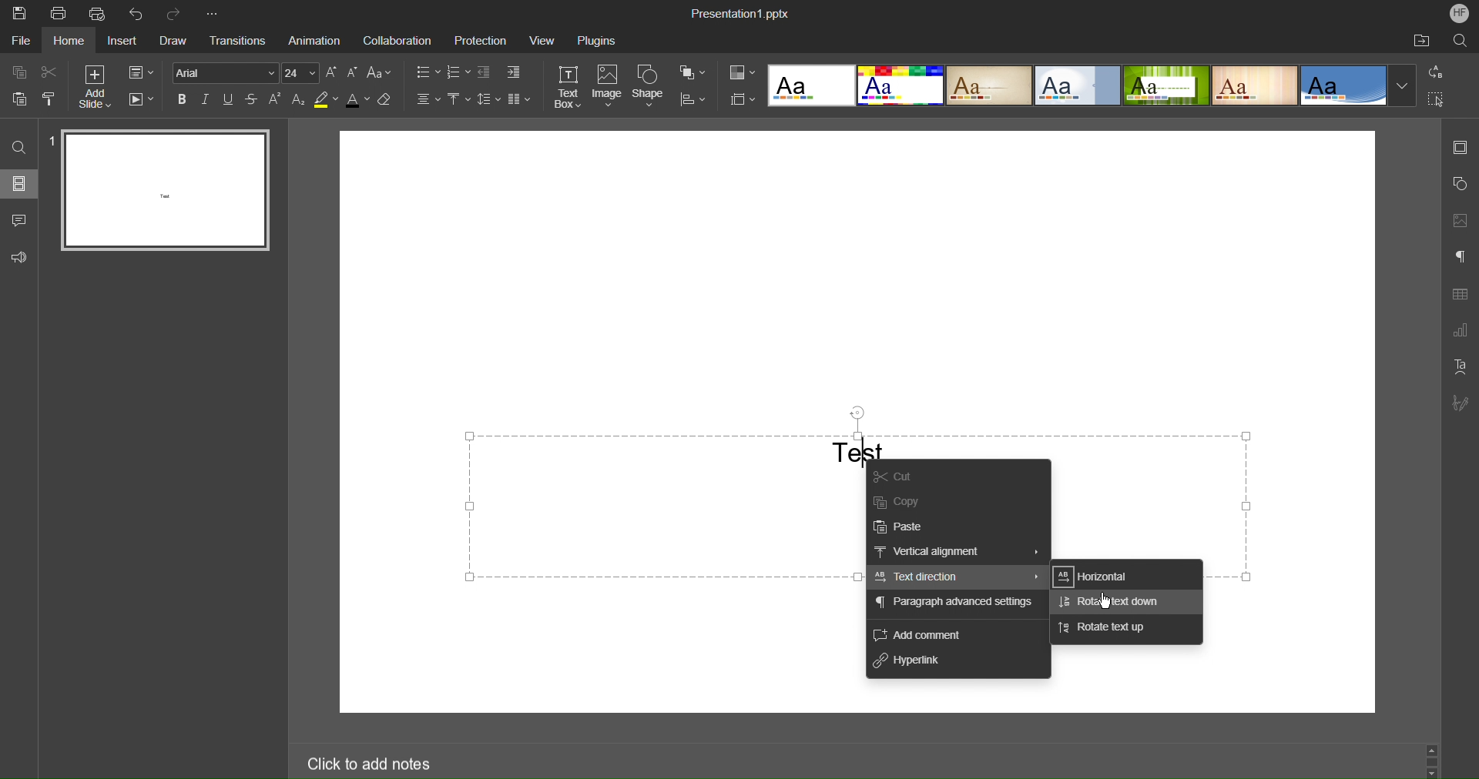 Image resolution: width=1479 pixels, height=779 pixels. What do you see at coordinates (397, 38) in the screenshot?
I see `Collaboration` at bounding box center [397, 38].